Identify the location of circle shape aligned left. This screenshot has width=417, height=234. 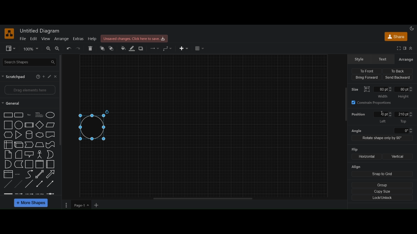
(94, 127).